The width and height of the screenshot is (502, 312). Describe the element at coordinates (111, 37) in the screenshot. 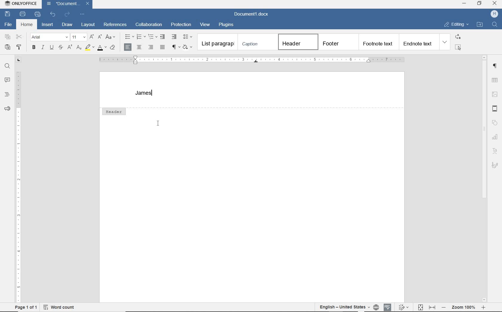

I see `change case` at that location.